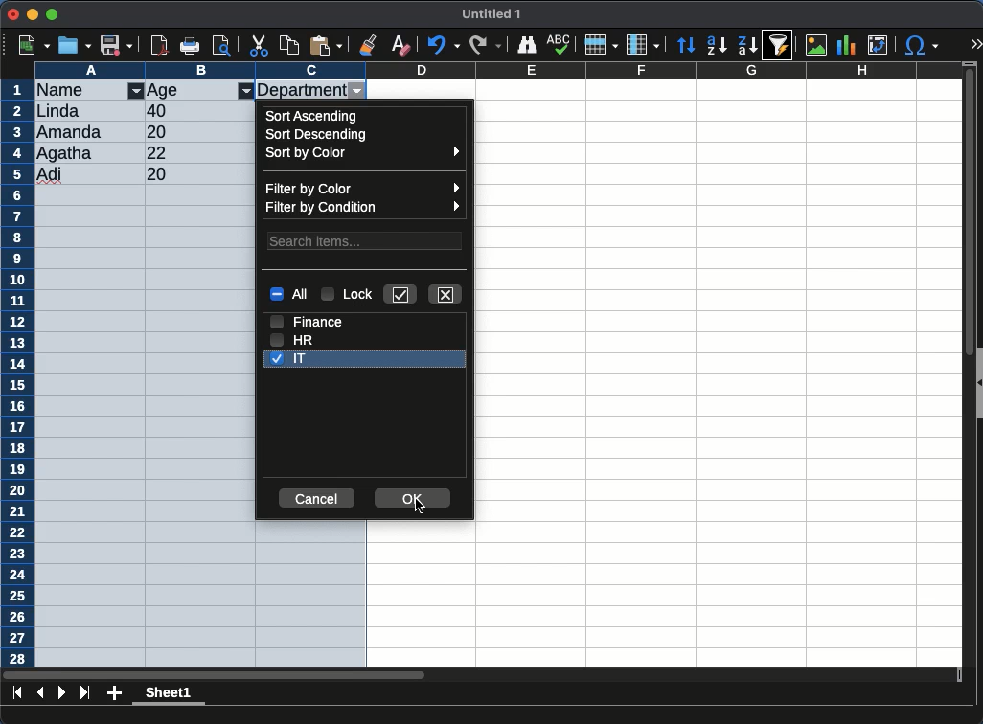 This screenshot has height=724, width=983. What do you see at coordinates (350, 295) in the screenshot?
I see `lock` at bounding box center [350, 295].